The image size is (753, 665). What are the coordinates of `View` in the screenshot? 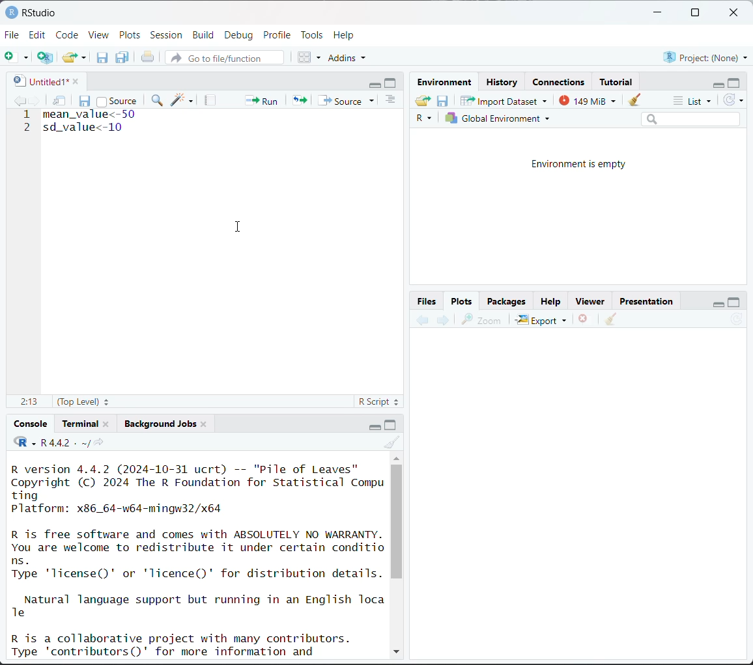 It's located at (99, 36).